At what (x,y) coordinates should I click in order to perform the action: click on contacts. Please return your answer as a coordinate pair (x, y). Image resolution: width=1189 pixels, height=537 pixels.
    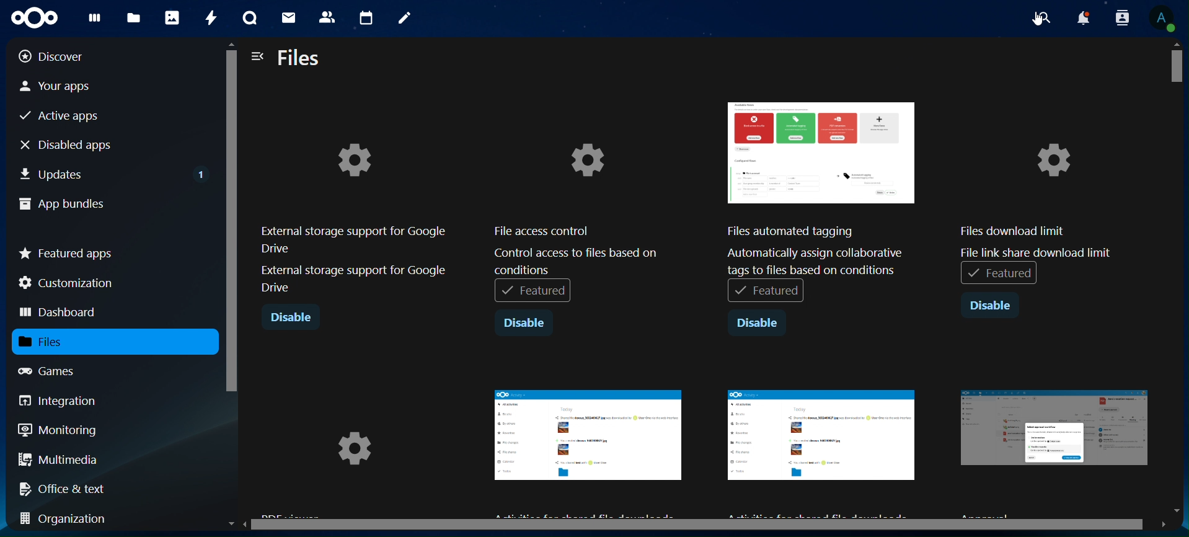
    Looking at the image, I should click on (327, 16).